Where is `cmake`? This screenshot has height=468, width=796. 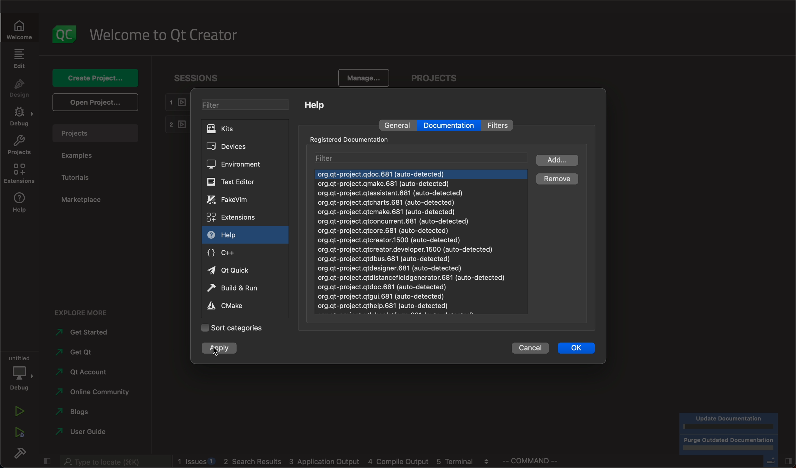 cmake is located at coordinates (233, 306).